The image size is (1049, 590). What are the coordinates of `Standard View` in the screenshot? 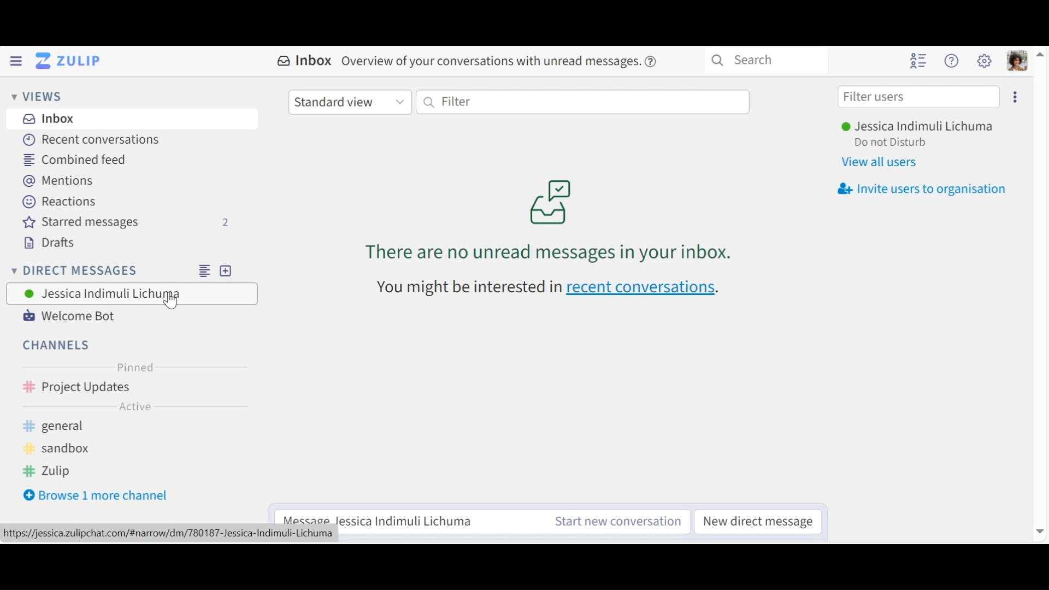 It's located at (349, 102).